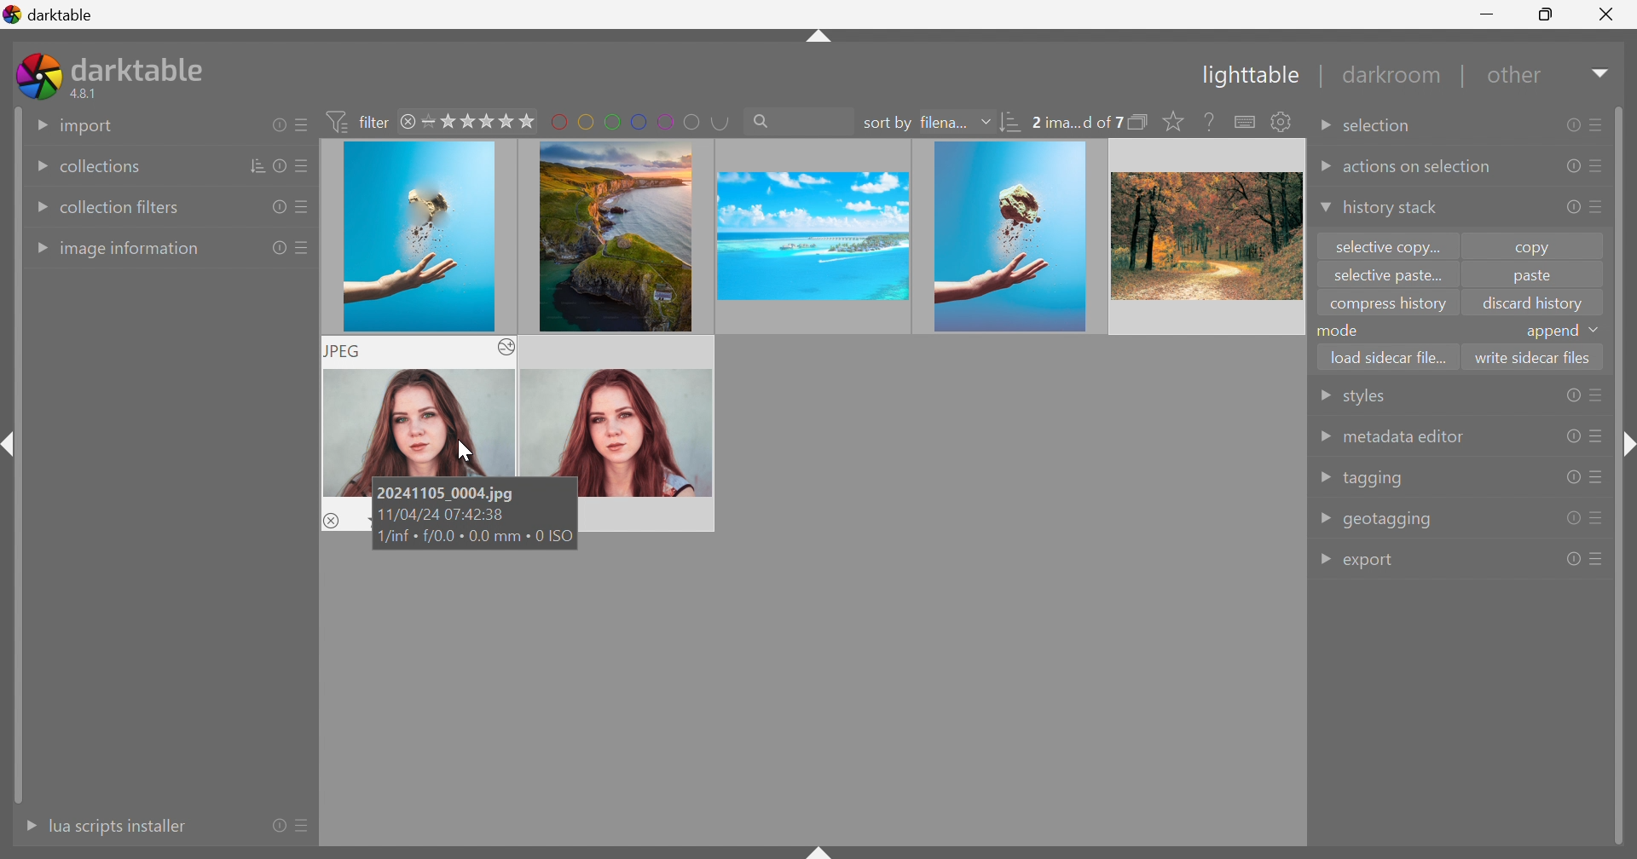 This screenshot has width=1637, height=859. Describe the element at coordinates (117, 826) in the screenshot. I see `lua scripts instaler` at that location.